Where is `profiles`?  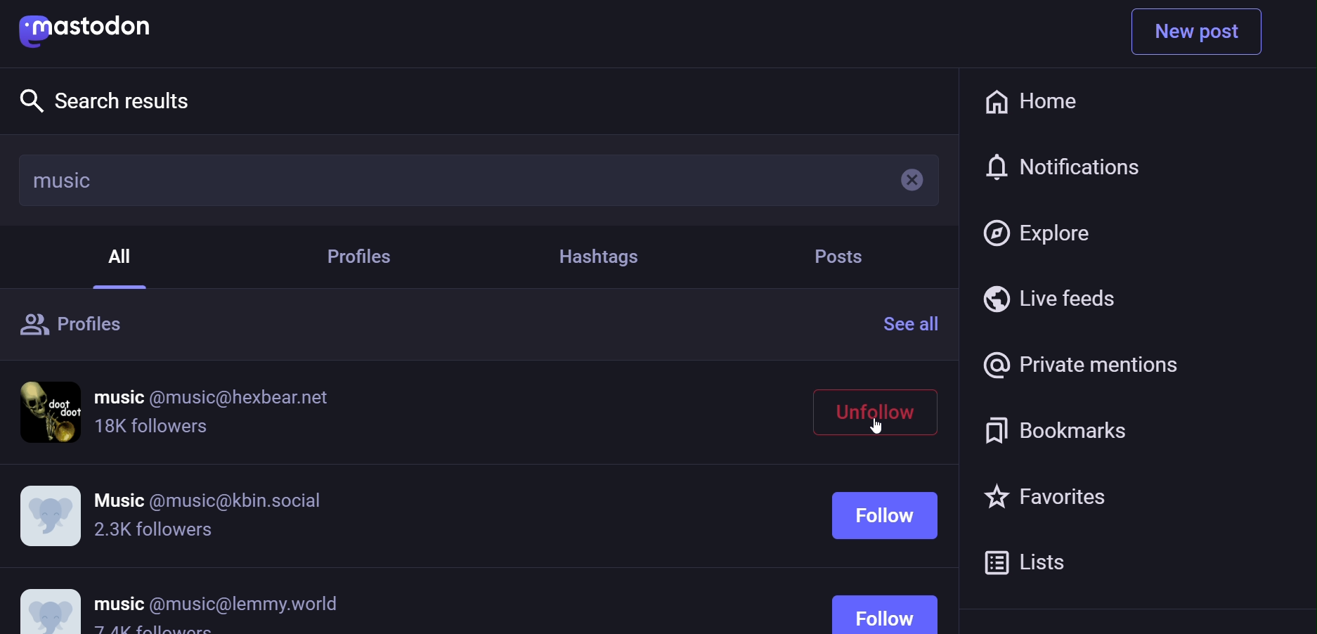 profiles is located at coordinates (366, 258).